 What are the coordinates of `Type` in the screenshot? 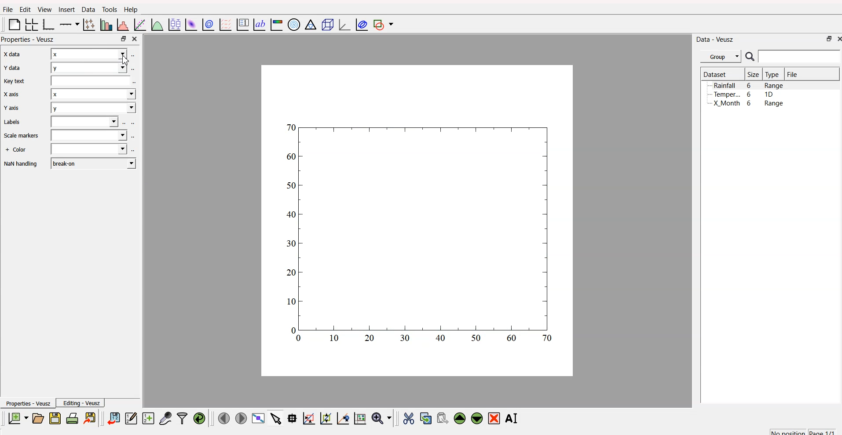 It's located at (772, 75).